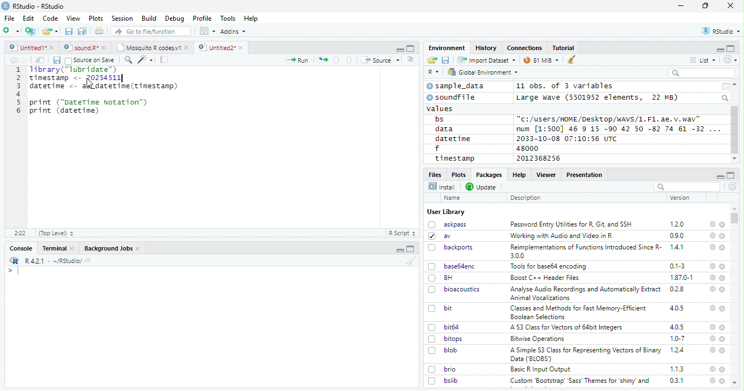 The width and height of the screenshot is (744, 391). I want to click on help, so click(712, 224).